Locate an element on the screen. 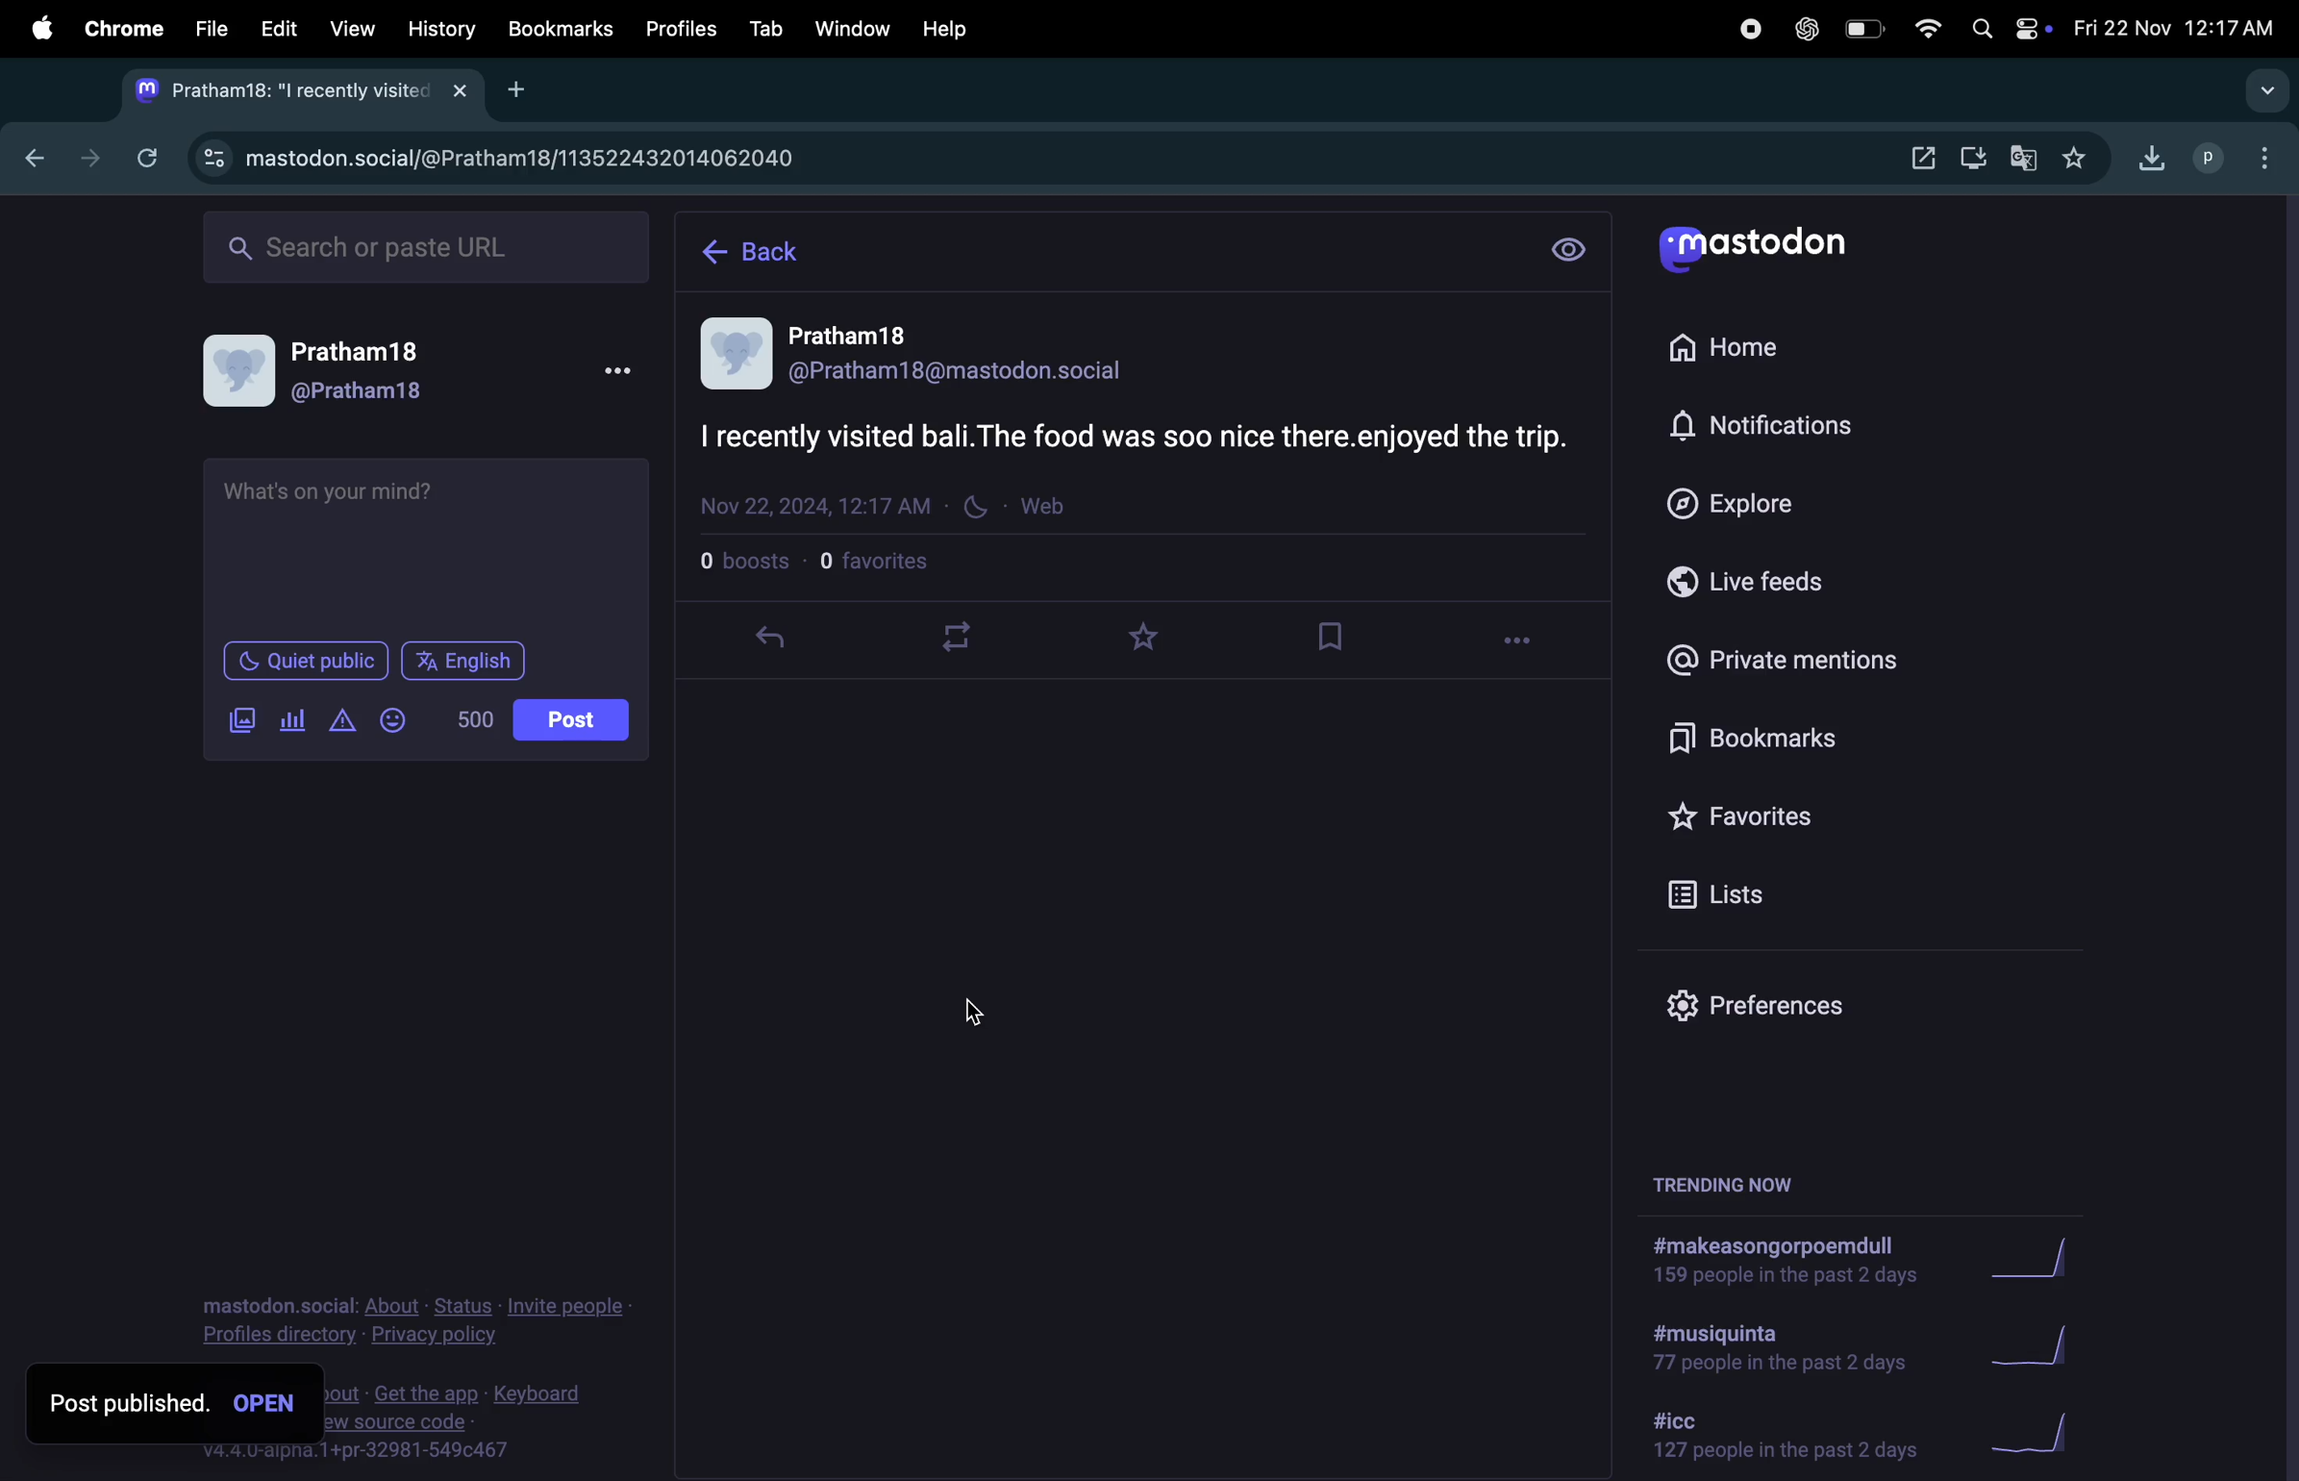  post published is located at coordinates (124, 1404).